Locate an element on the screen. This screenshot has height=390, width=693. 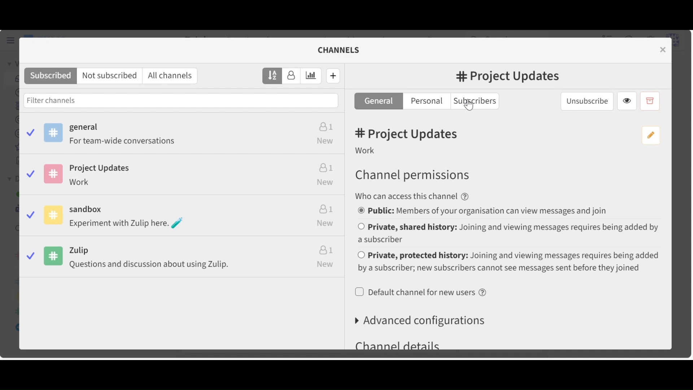
 is located at coordinates (50, 76).